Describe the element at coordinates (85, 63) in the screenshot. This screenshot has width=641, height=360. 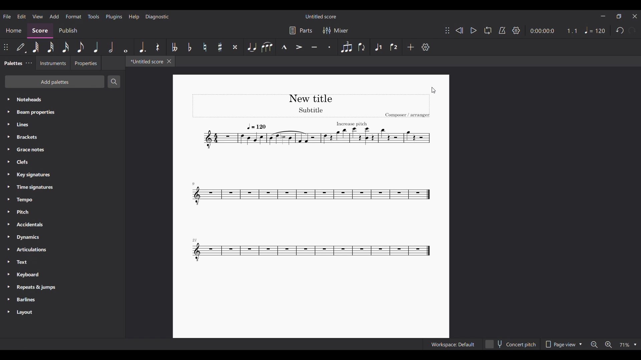
I see `Properties` at that location.